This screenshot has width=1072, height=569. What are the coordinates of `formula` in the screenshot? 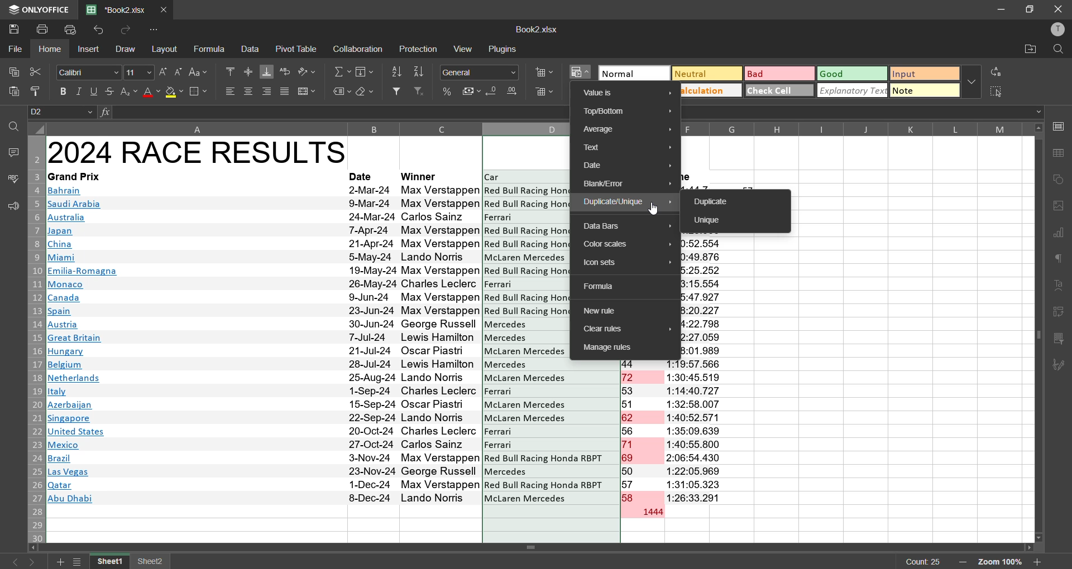 It's located at (610, 287).